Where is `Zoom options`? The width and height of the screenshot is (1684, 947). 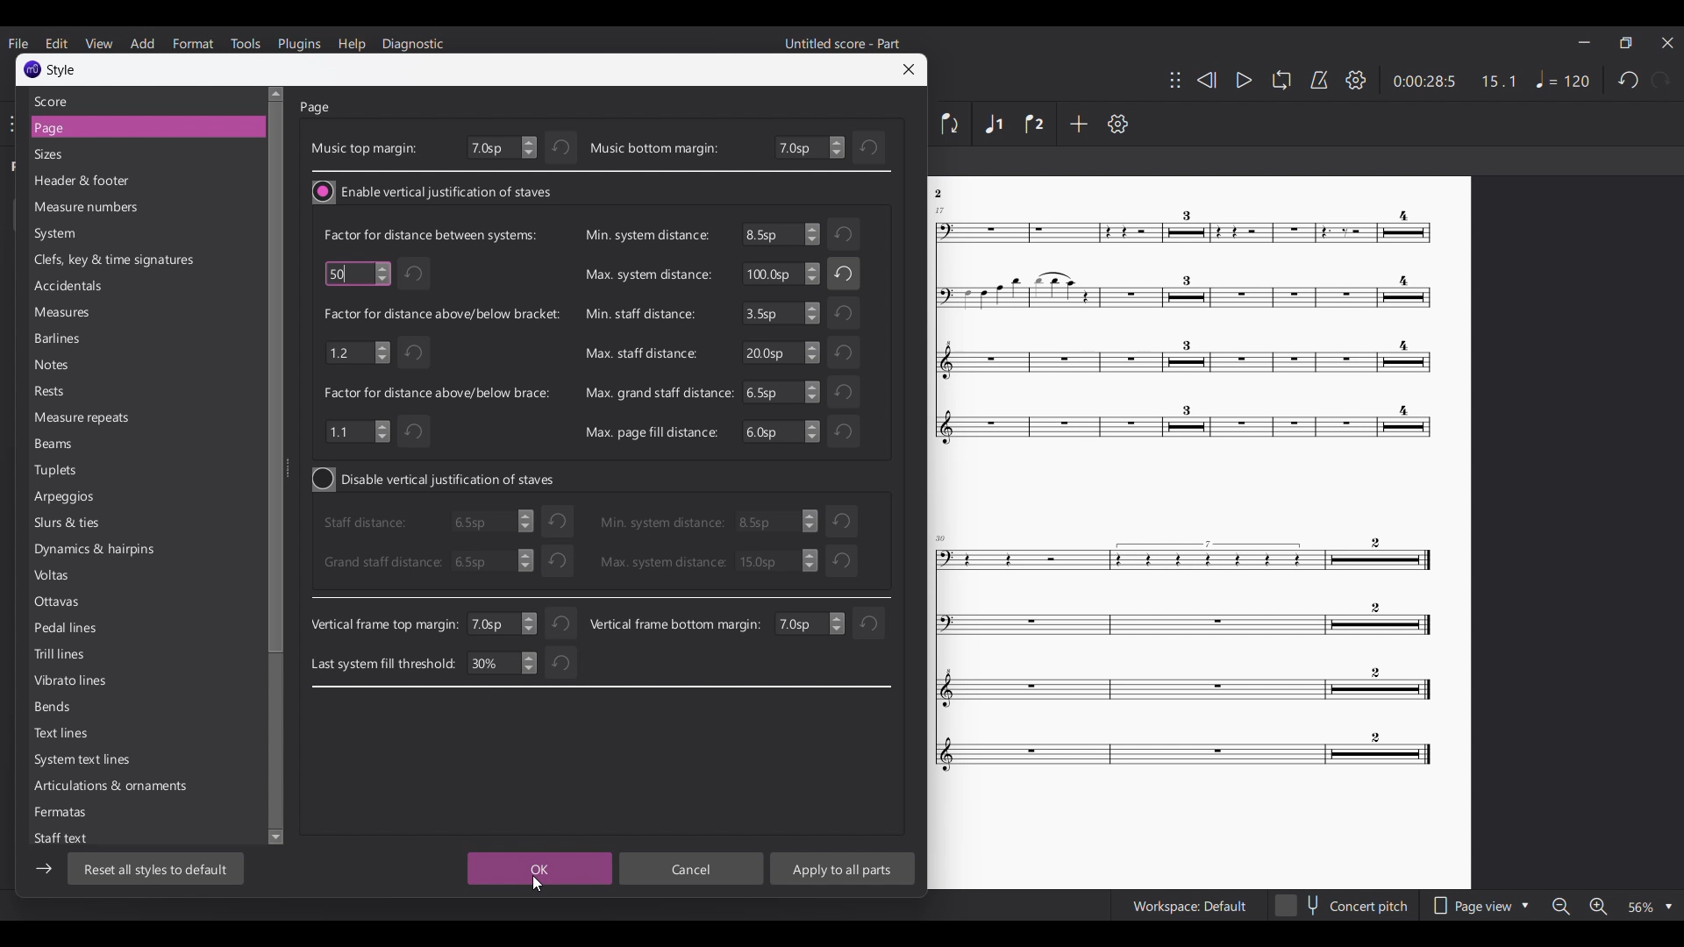 Zoom options is located at coordinates (1651, 907).